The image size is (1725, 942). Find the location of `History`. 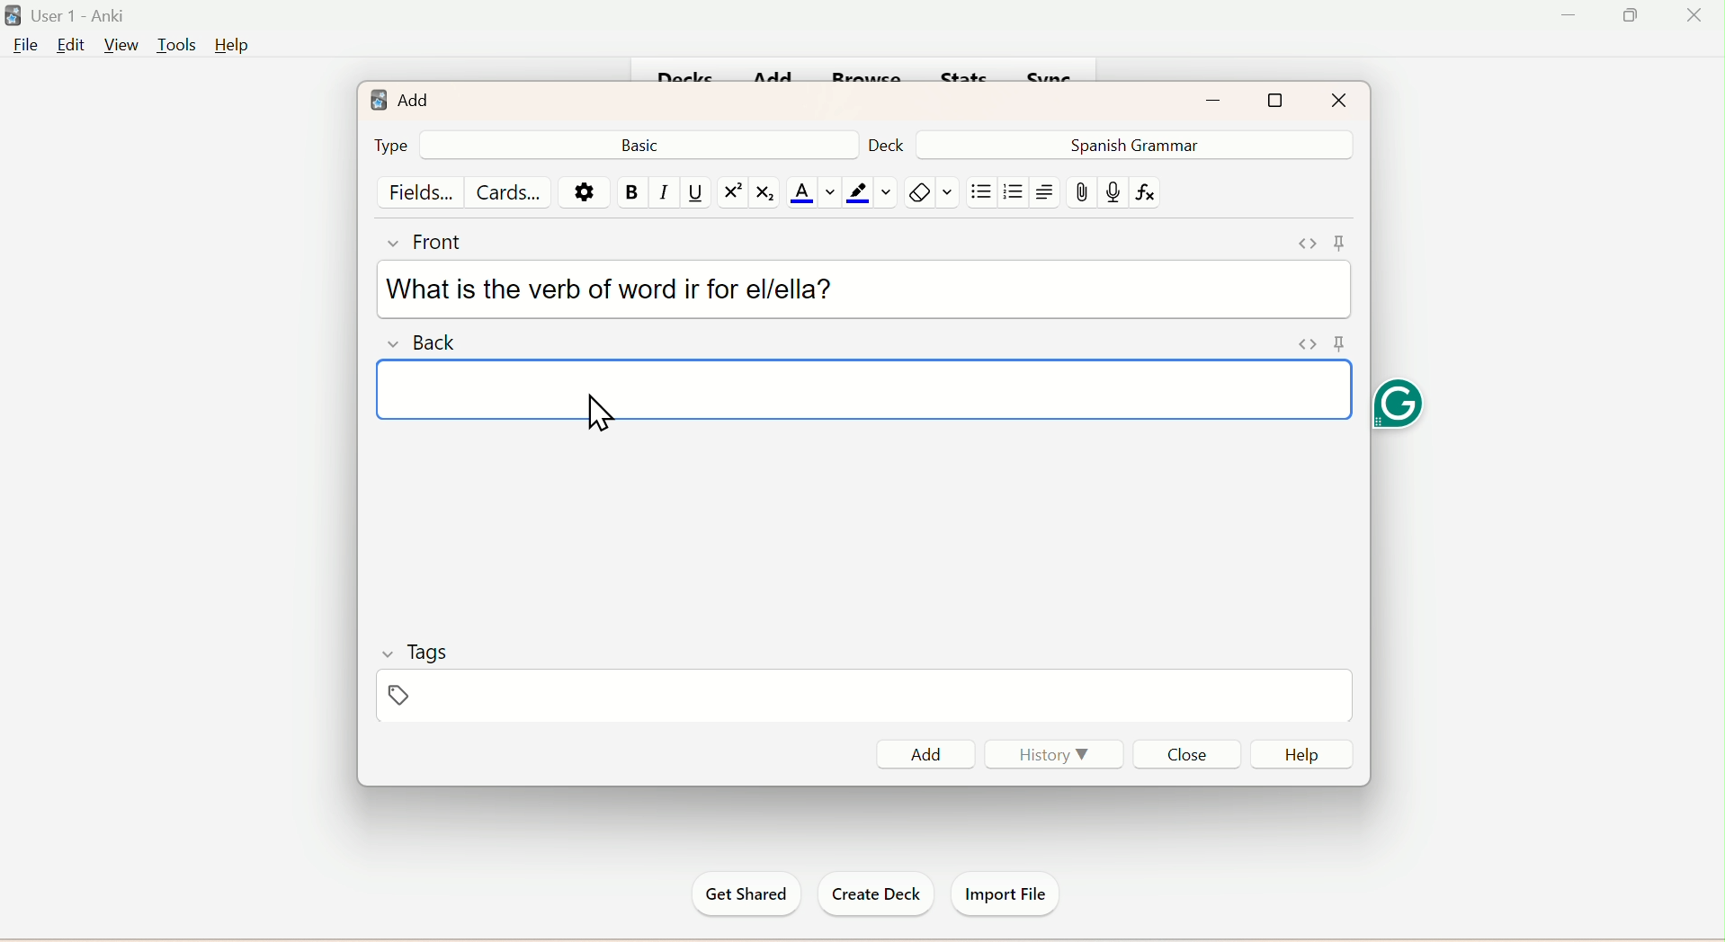

History is located at coordinates (1056, 759).